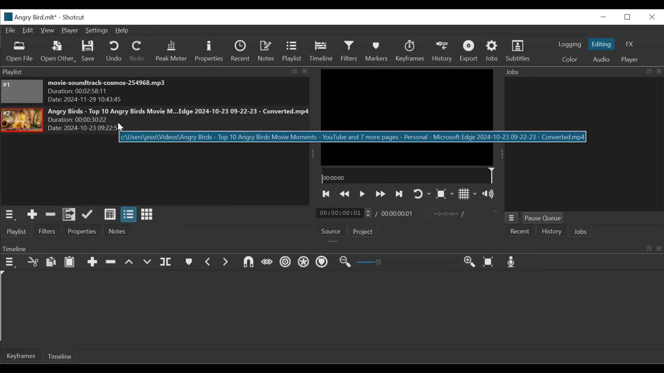  What do you see at coordinates (33, 214) in the screenshot?
I see `Add the source to the playlist` at bounding box center [33, 214].